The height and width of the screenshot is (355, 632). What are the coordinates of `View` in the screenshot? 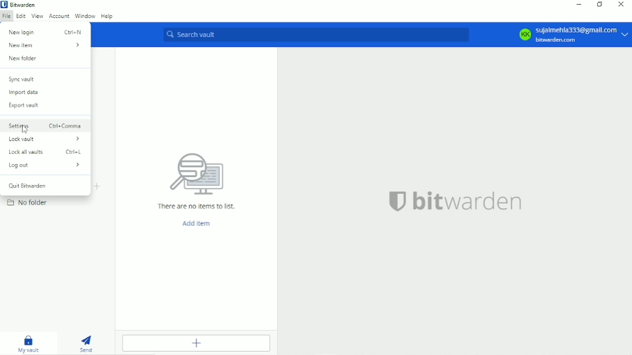 It's located at (37, 17).